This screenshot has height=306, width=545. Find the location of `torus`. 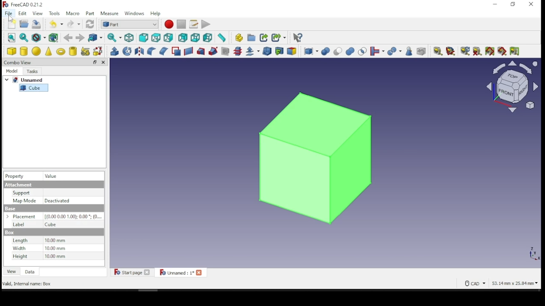

torus is located at coordinates (61, 51).